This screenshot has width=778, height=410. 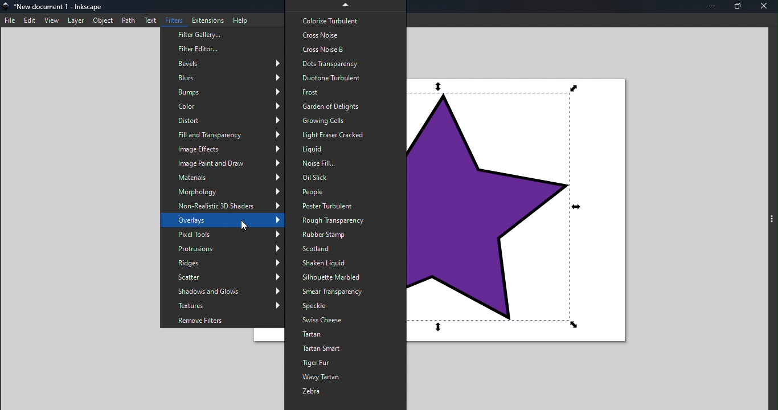 What do you see at coordinates (347, 263) in the screenshot?
I see `Shaken liquid` at bounding box center [347, 263].